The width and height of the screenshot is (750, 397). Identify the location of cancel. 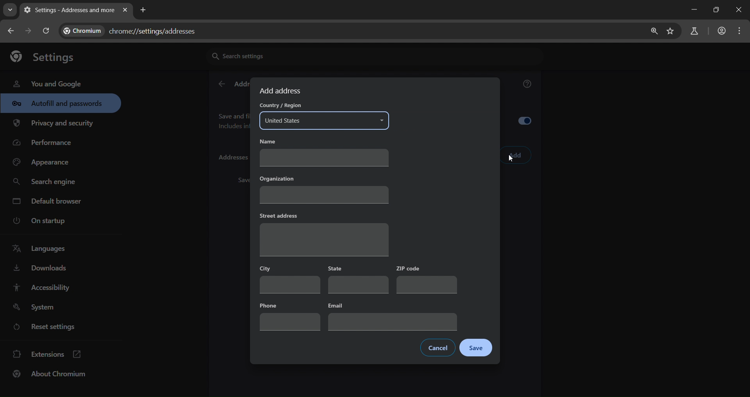
(439, 347).